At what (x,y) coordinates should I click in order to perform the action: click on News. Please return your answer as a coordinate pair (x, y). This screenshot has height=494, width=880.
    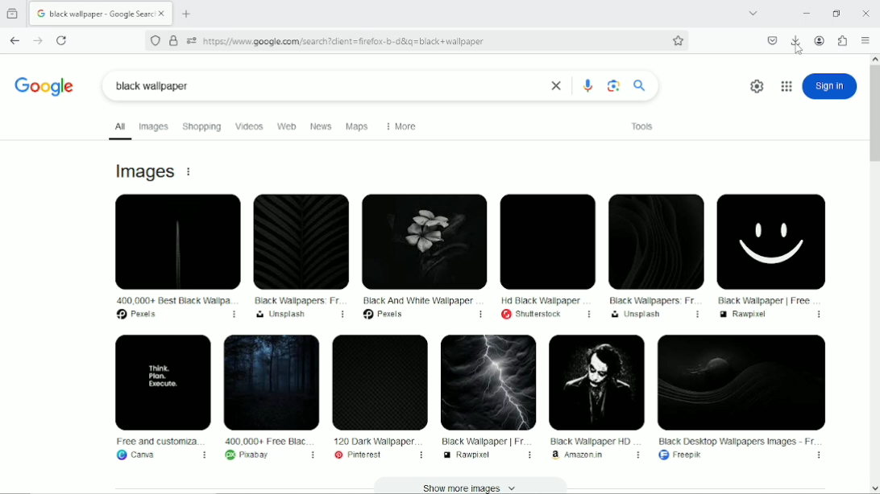
    Looking at the image, I should click on (319, 126).